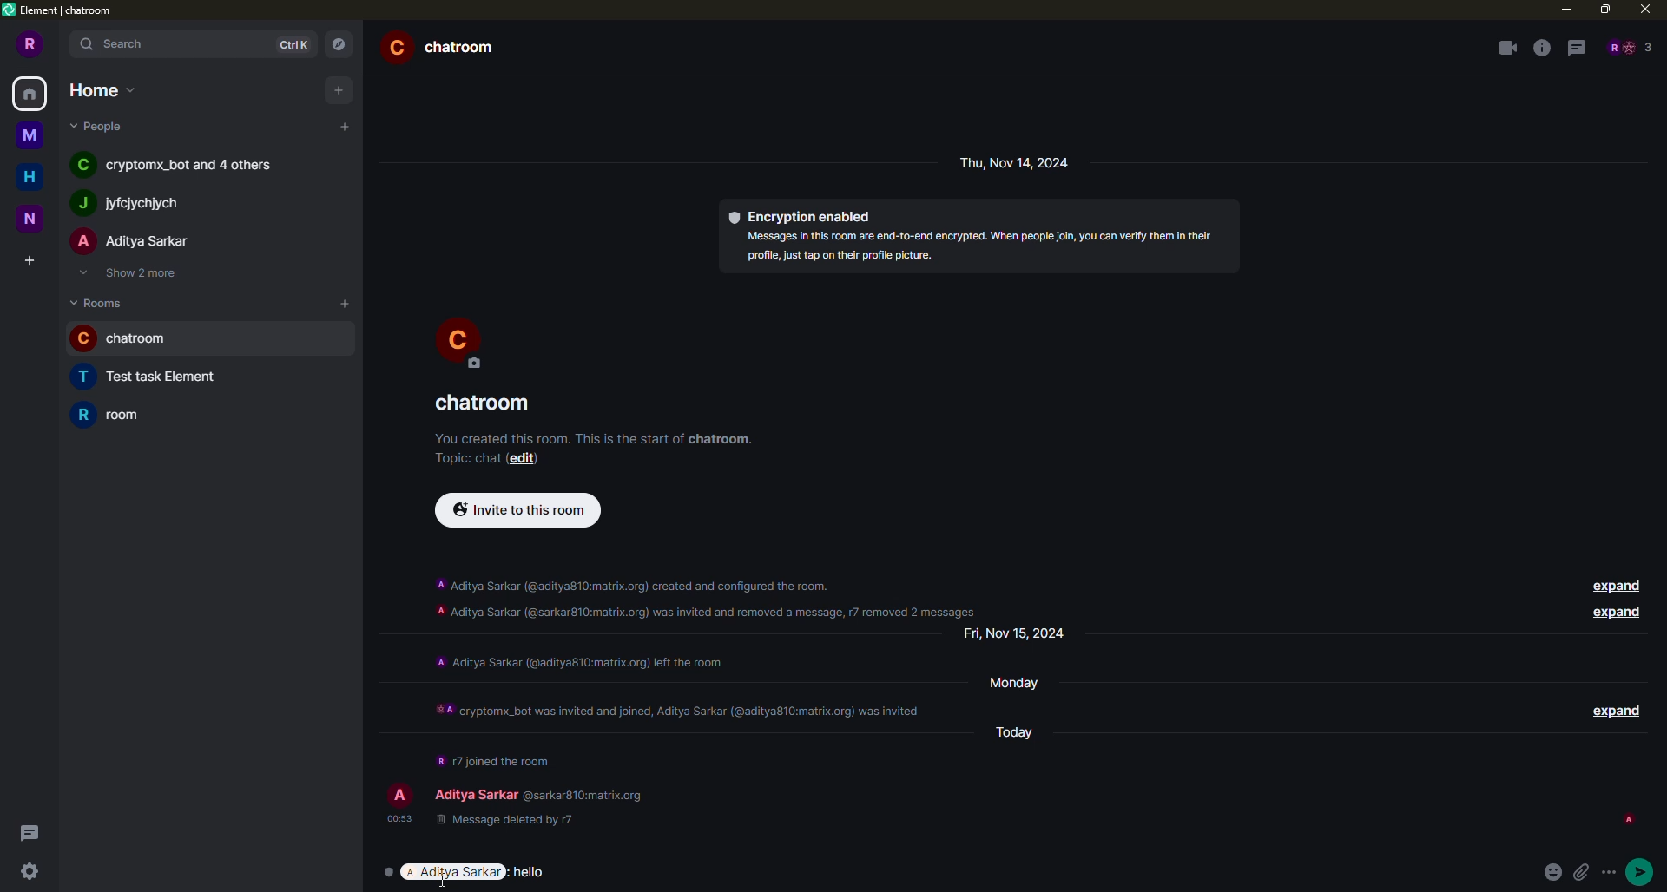 This screenshot has height=892, width=1667. What do you see at coordinates (35, 219) in the screenshot?
I see `space` at bounding box center [35, 219].